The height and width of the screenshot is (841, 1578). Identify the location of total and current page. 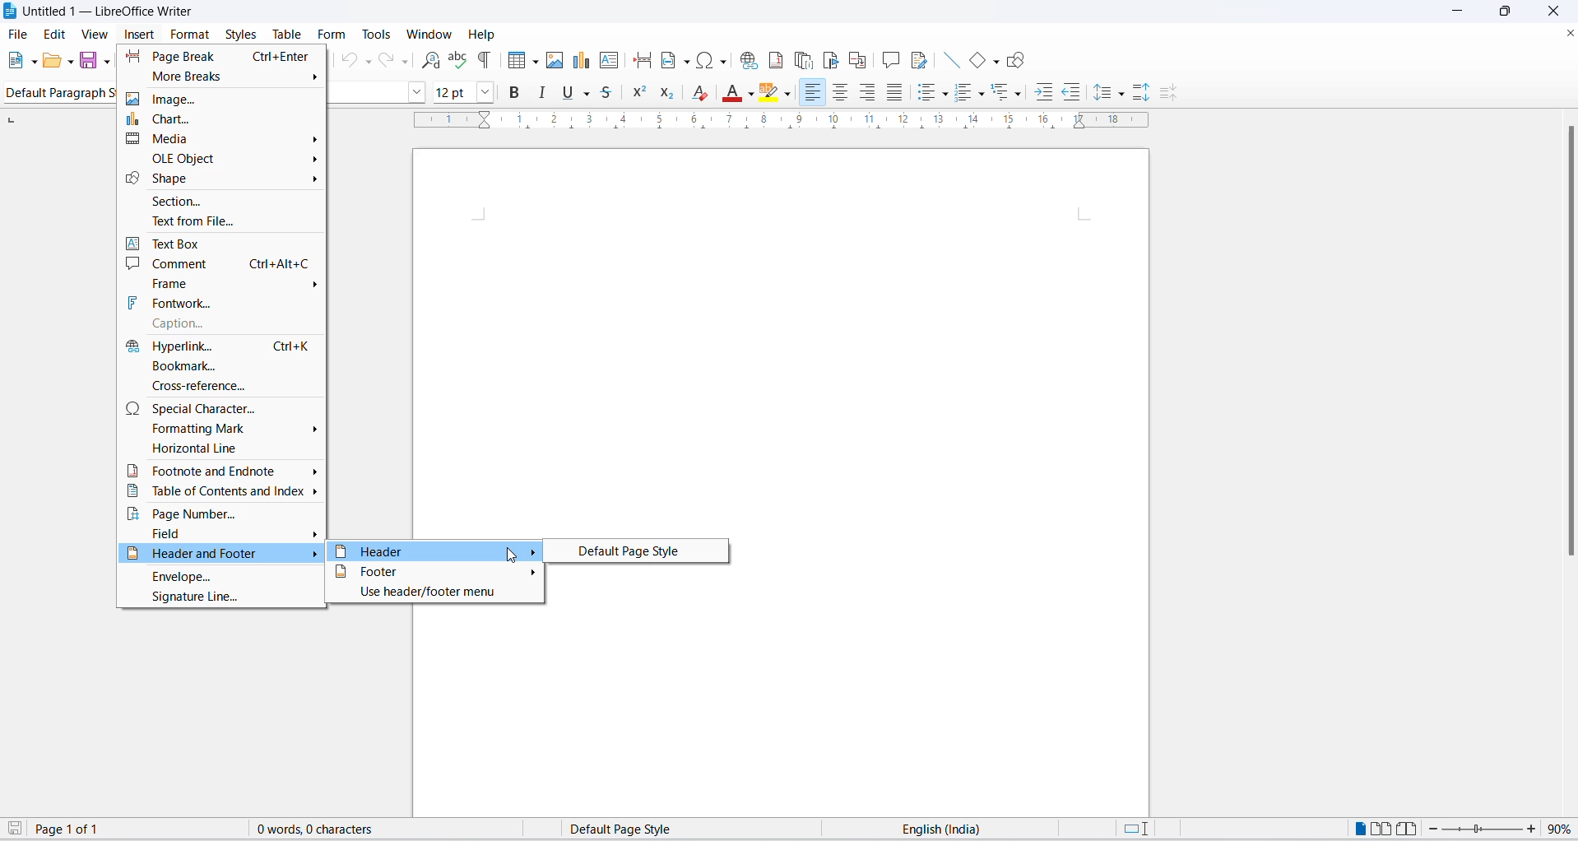
(80, 830).